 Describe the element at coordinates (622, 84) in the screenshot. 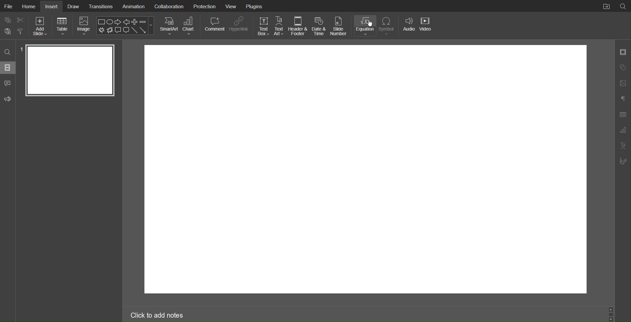

I see `Images Settings` at that location.